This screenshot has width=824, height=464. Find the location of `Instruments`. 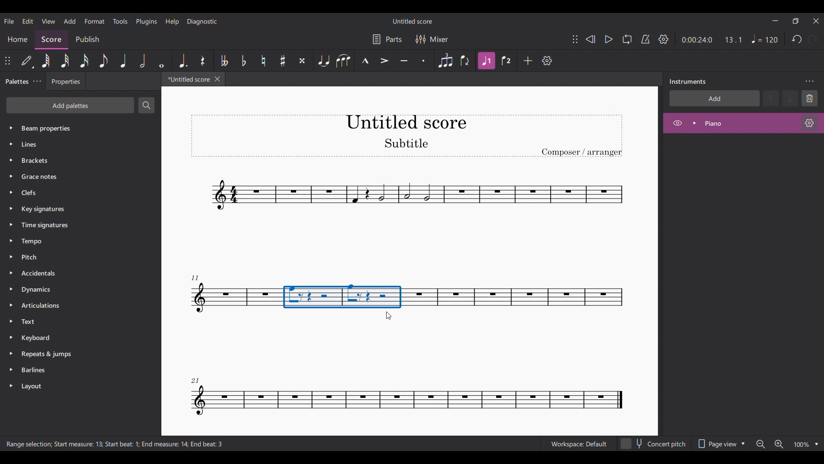

Instruments is located at coordinates (688, 82).